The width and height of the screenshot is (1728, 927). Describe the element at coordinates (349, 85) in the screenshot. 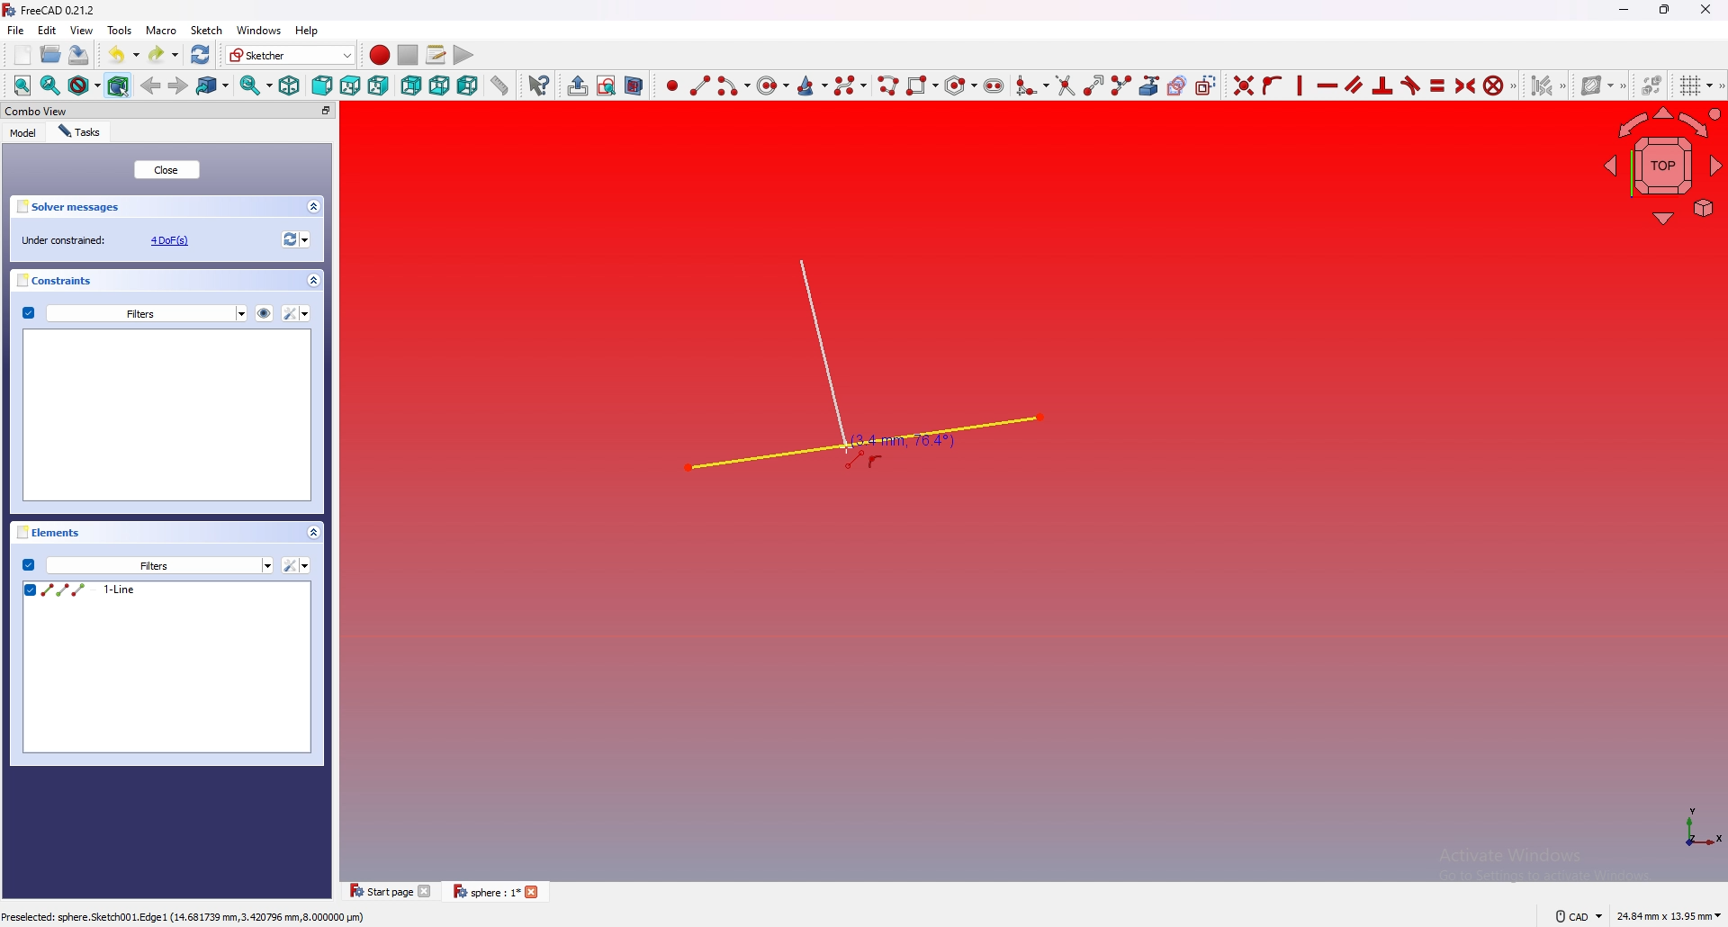

I see `Top` at that location.